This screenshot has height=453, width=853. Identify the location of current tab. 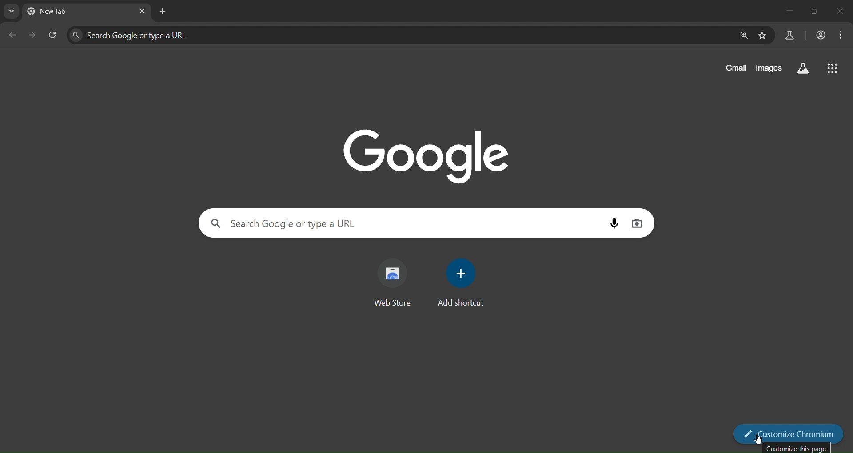
(59, 13).